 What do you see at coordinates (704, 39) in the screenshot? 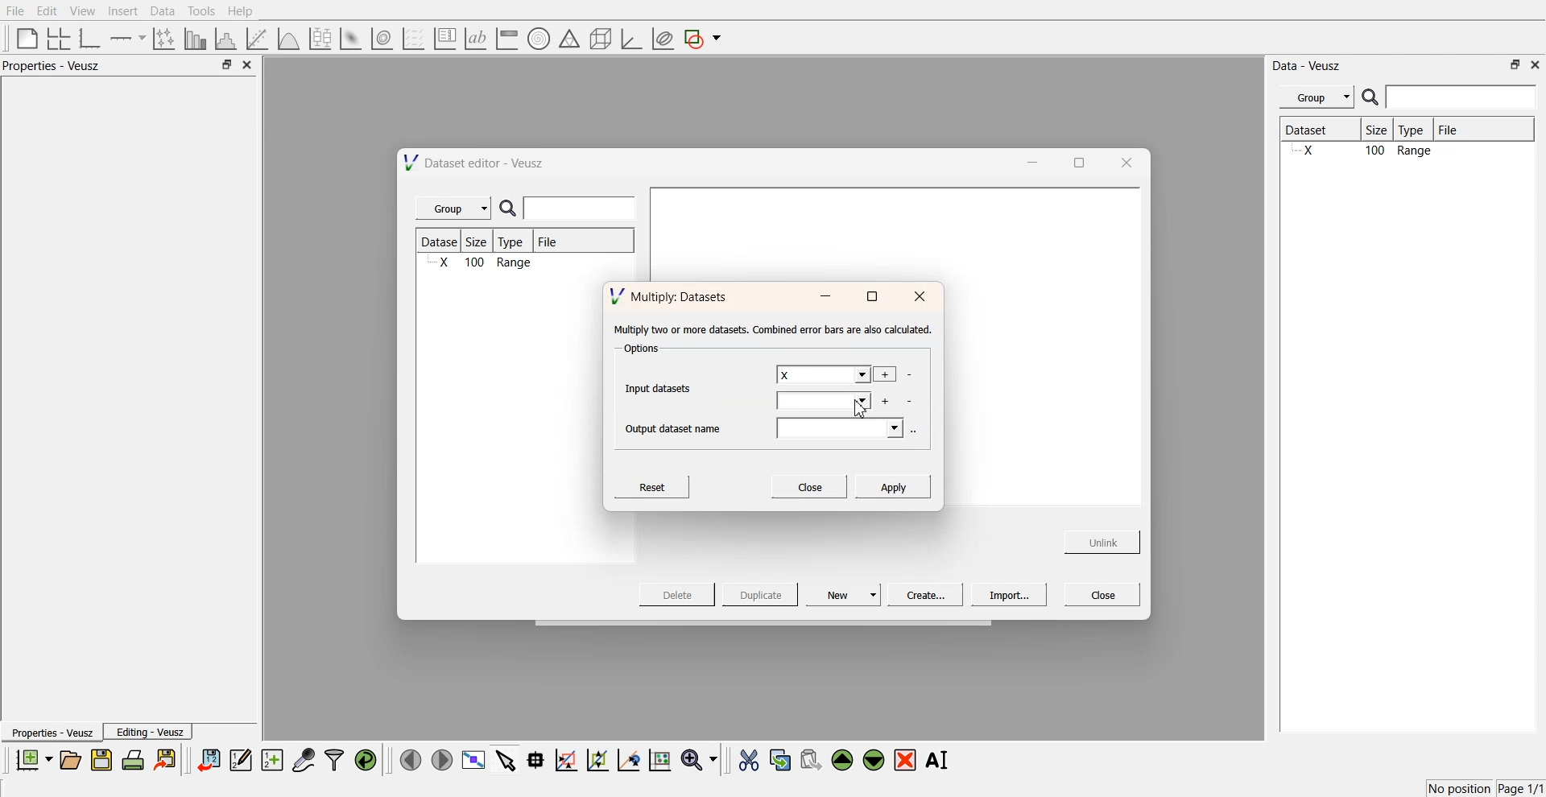
I see `add a shape` at bounding box center [704, 39].